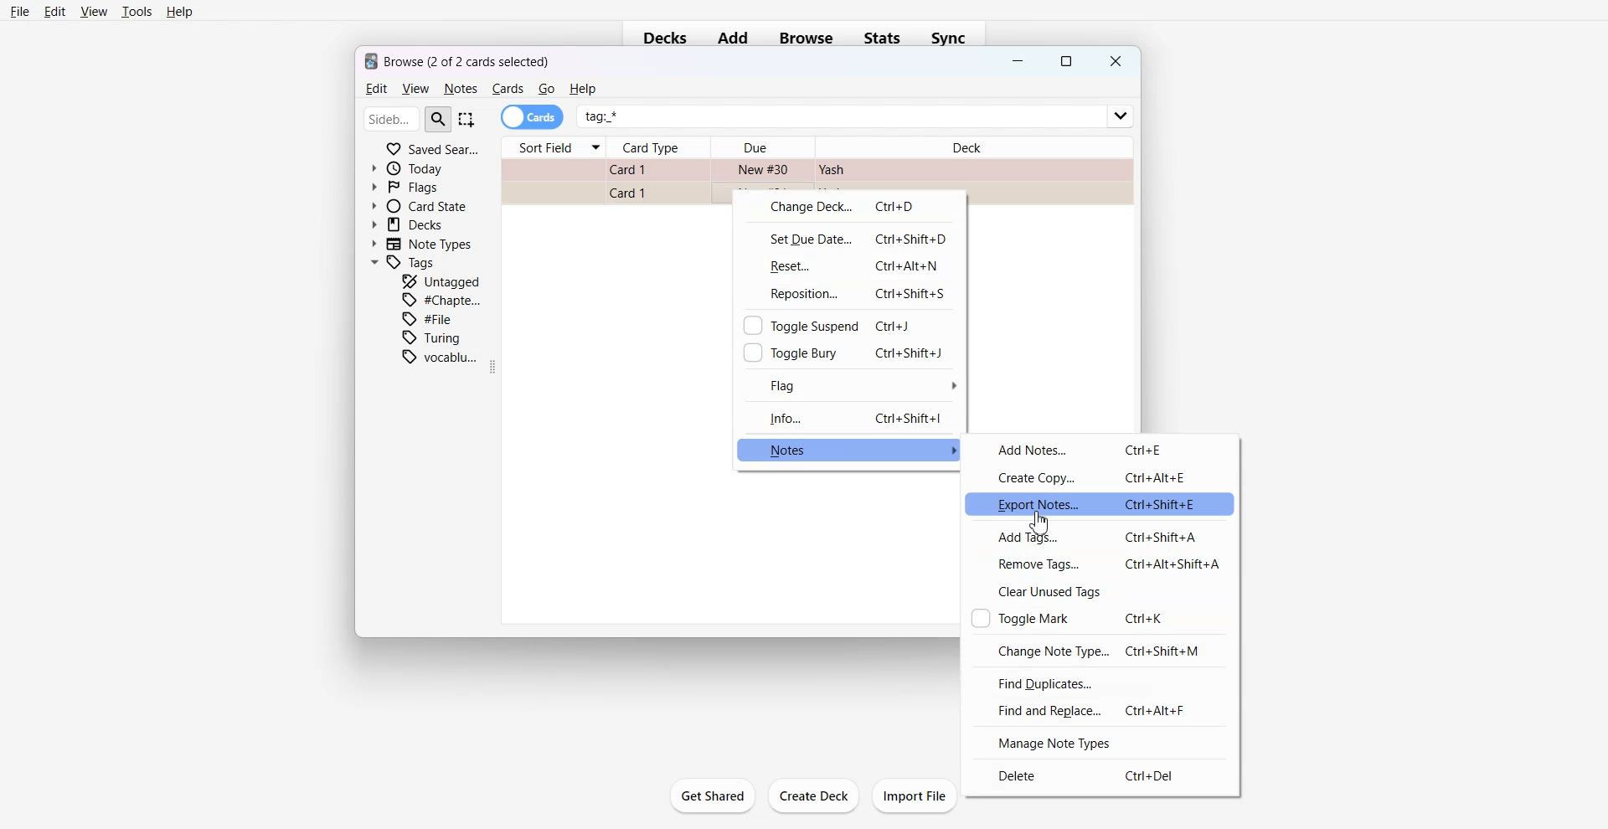 This screenshot has height=829, width=1608. What do you see at coordinates (849, 384) in the screenshot?
I see `Flag` at bounding box center [849, 384].